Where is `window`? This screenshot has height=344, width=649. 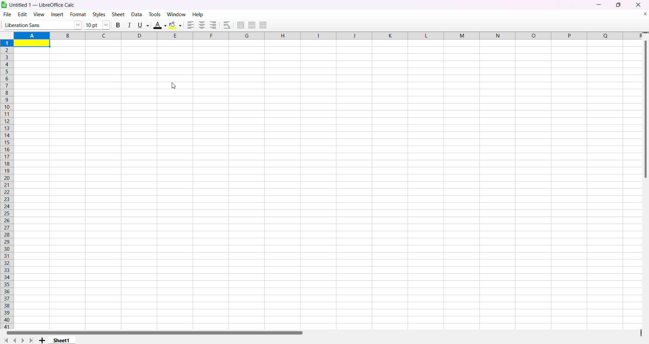 window is located at coordinates (175, 14).